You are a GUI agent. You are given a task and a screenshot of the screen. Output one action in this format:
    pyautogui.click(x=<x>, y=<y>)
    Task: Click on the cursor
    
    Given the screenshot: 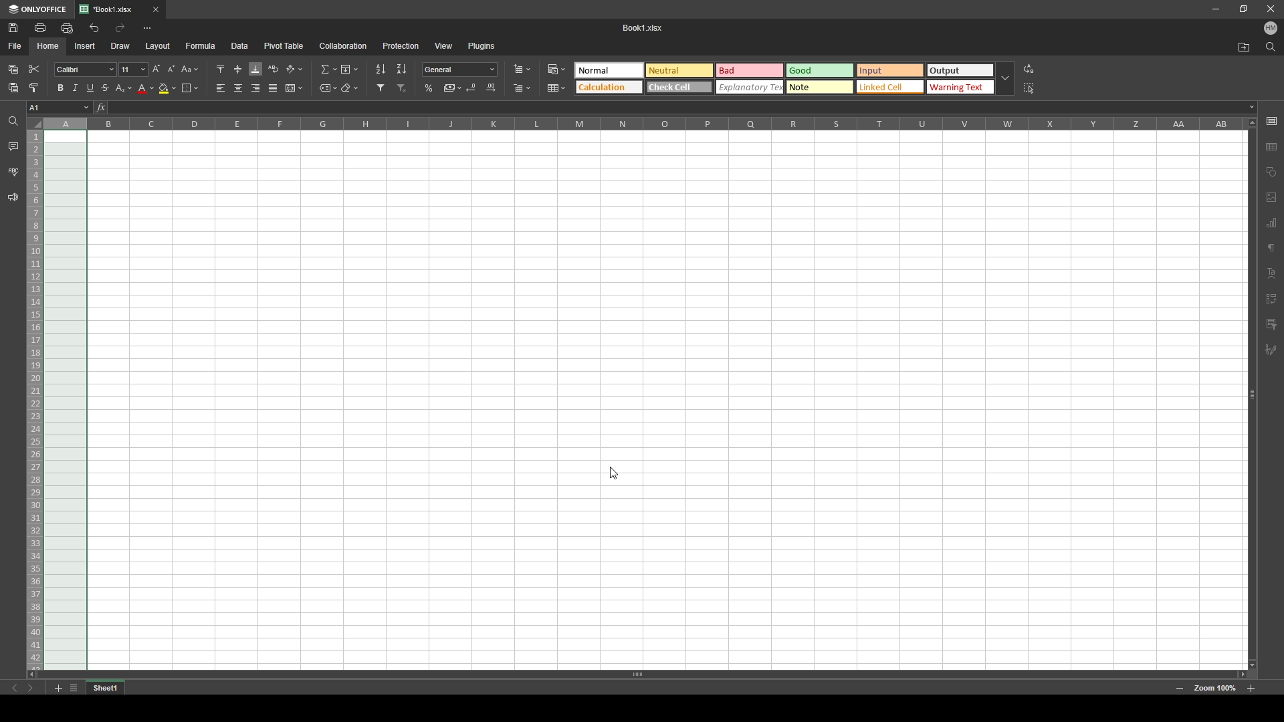 What is the action you would take?
    pyautogui.click(x=558, y=74)
    